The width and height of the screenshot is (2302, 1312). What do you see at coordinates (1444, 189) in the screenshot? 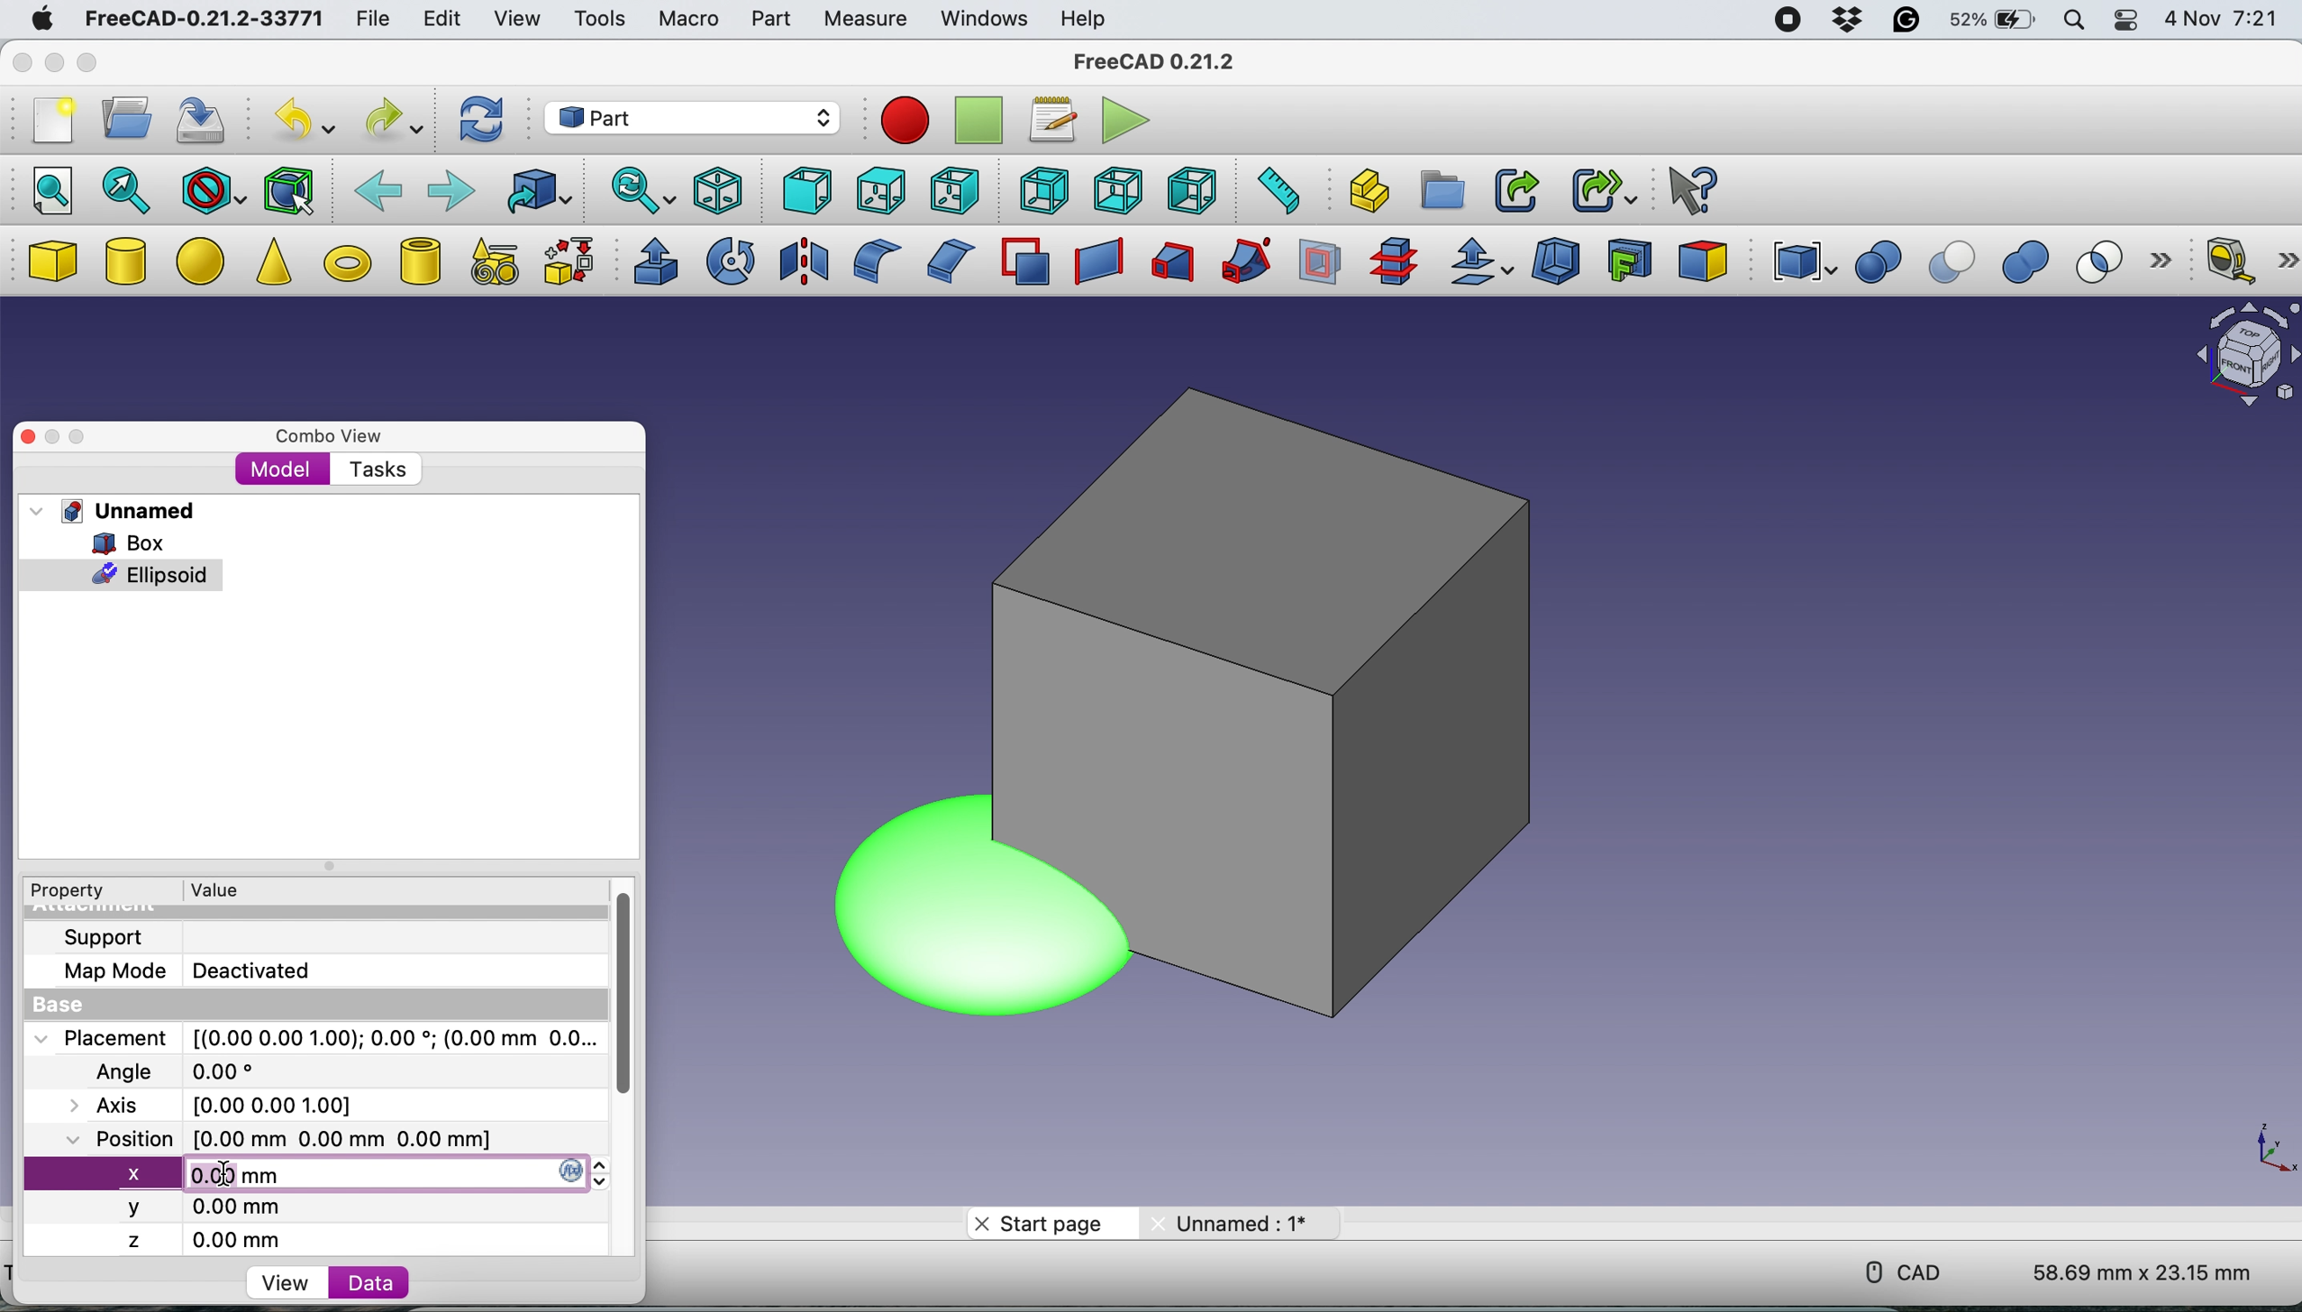
I see `create group` at bounding box center [1444, 189].